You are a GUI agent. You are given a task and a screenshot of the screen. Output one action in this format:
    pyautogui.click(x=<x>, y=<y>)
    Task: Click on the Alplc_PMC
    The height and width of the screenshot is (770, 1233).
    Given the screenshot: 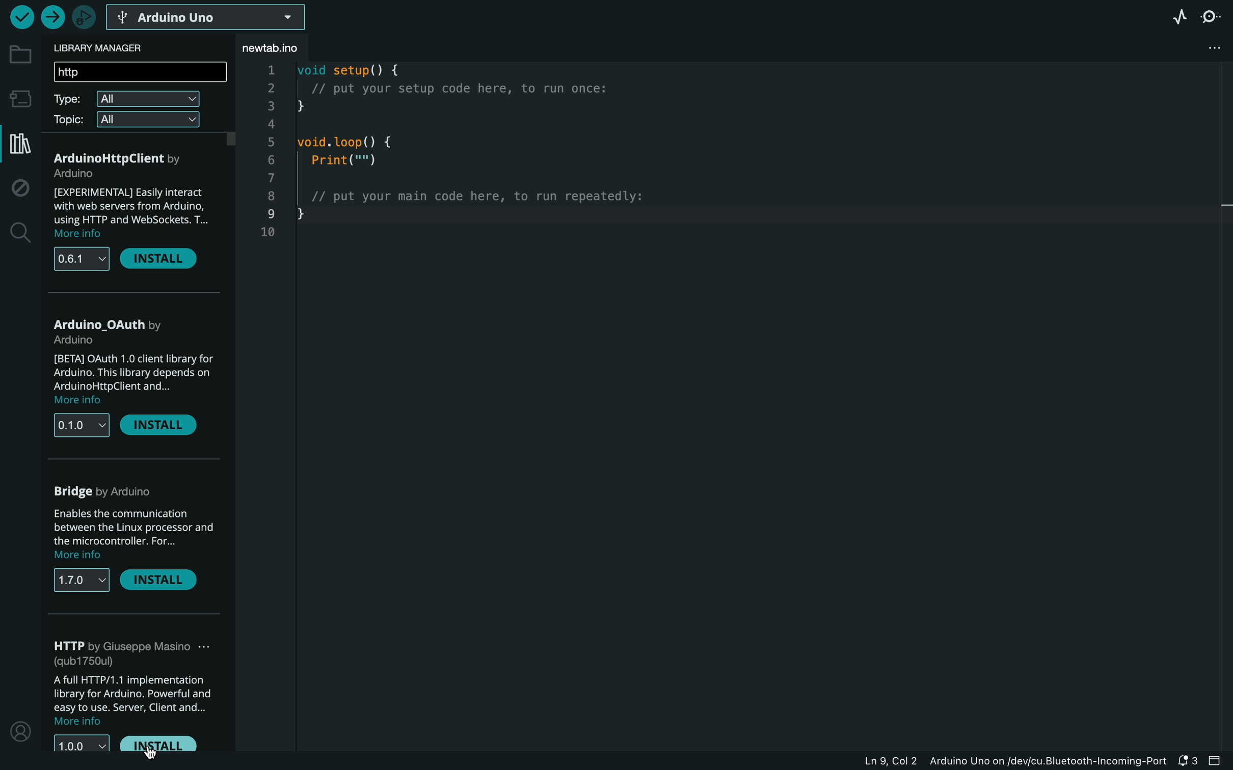 What is the action you would take?
    pyautogui.click(x=120, y=322)
    